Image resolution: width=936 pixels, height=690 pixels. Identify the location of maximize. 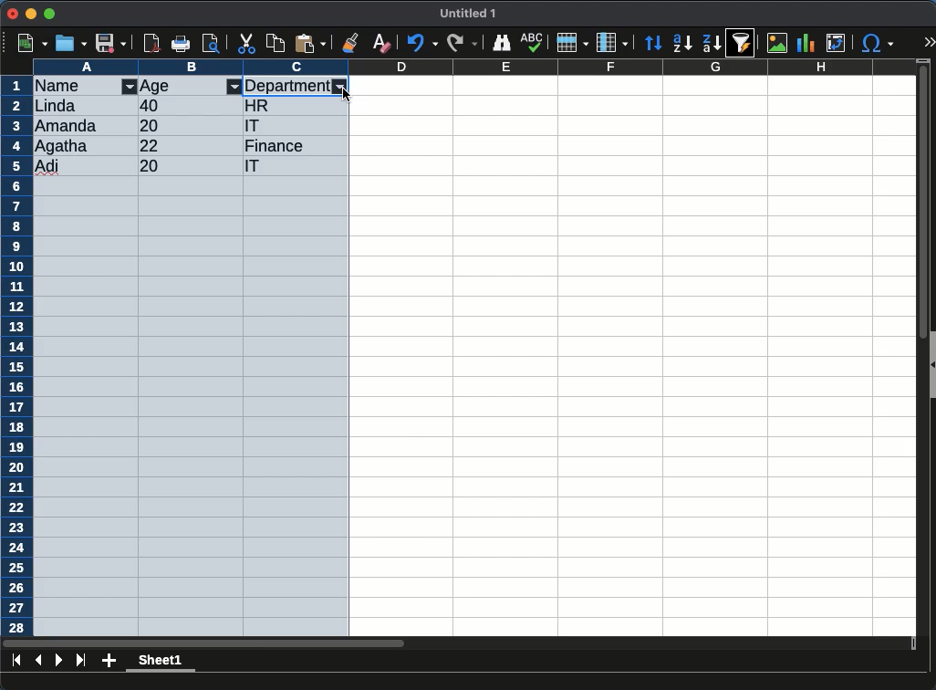
(51, 13).